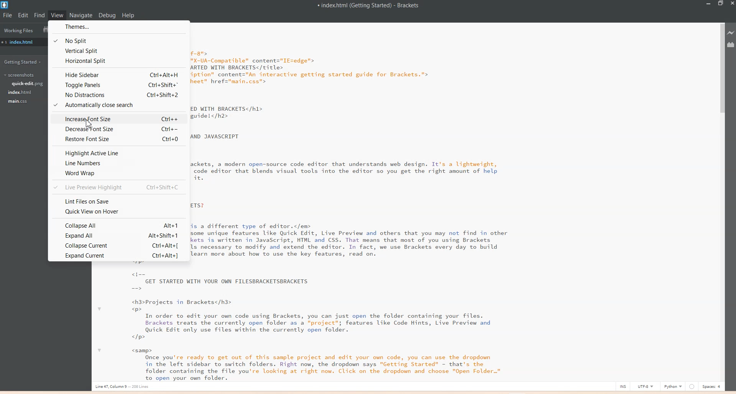 The width and height of the screenshot is (736, 394). I want to click on main.css, so click(19, 102).